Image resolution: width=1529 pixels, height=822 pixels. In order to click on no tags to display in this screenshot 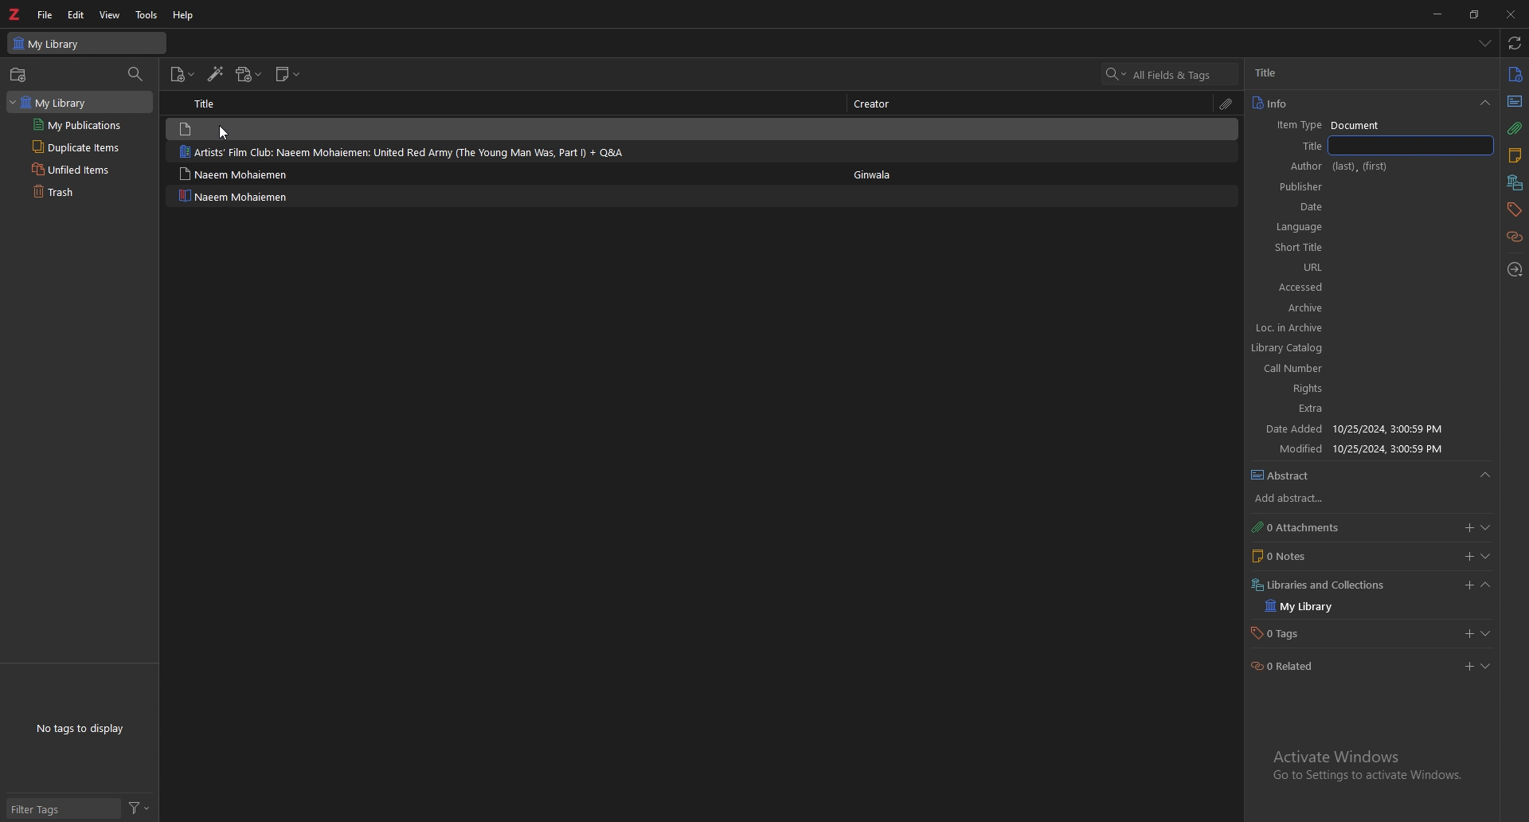, I will do `click(79, 728)`.